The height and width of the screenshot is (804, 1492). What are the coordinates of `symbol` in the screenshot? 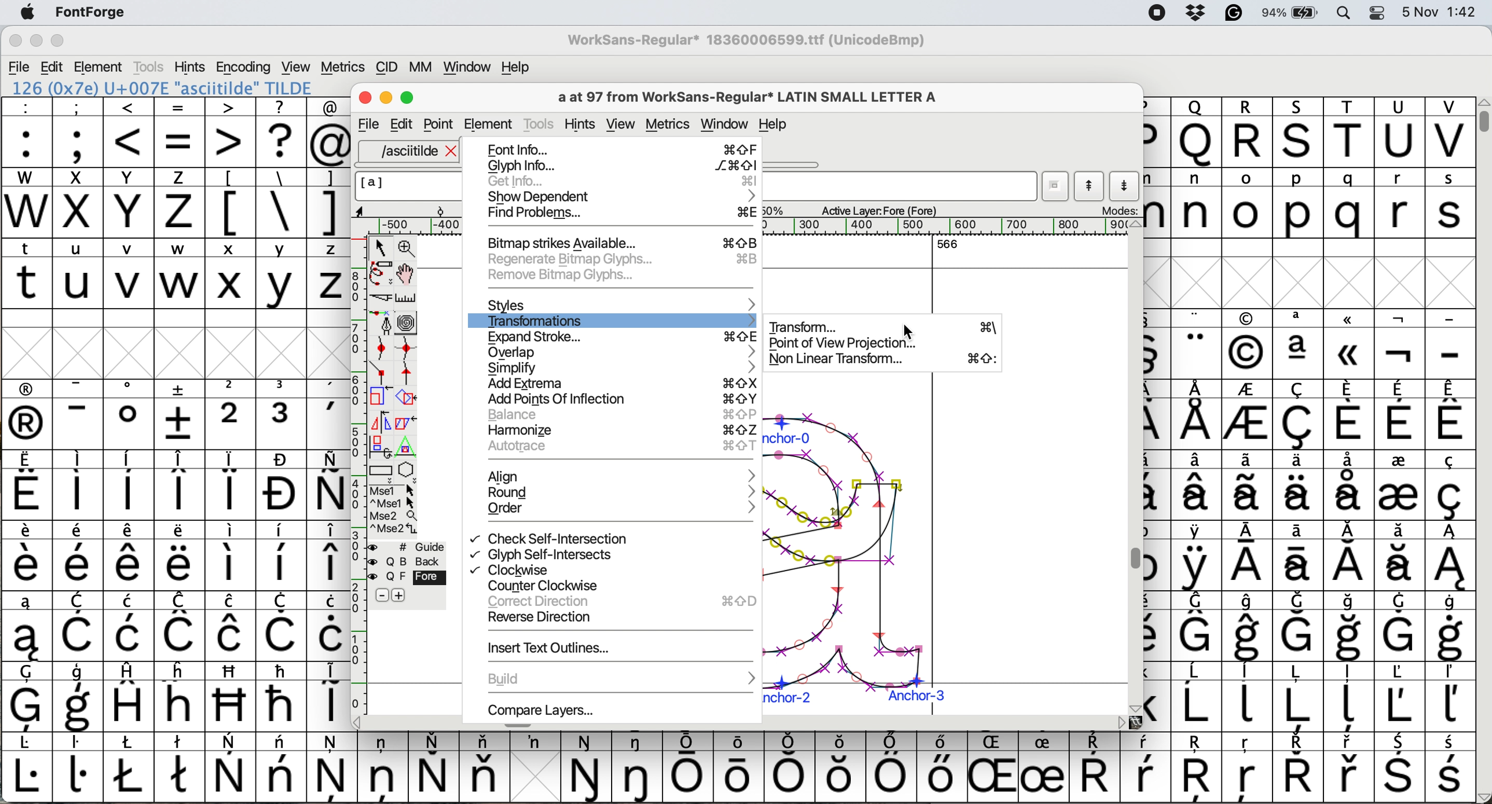 It's located at (484, 766).